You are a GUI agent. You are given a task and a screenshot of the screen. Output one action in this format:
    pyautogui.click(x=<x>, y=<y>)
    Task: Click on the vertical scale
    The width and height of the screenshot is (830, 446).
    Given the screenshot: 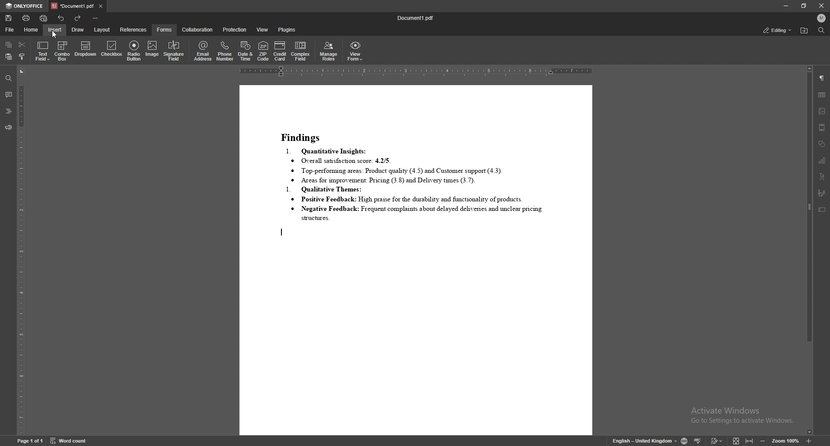 What is the action you would take?
    pyautogui.click(x=21, y=251)
    